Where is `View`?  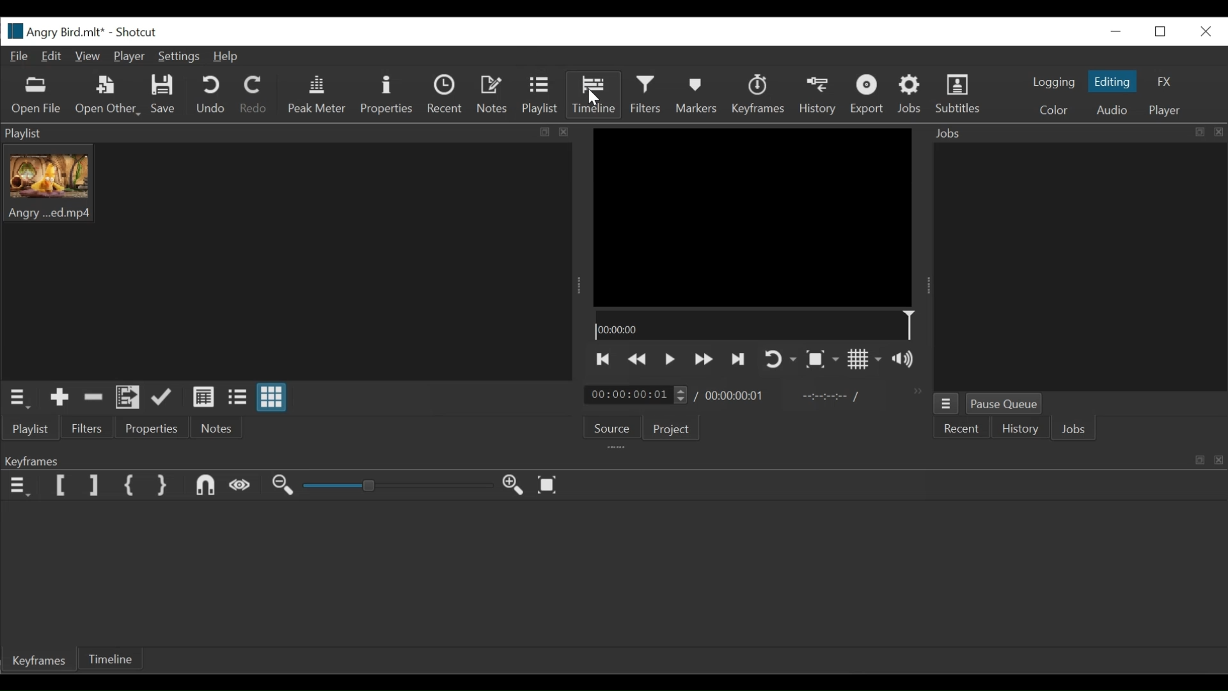
View is located at coordinates (89, 56).